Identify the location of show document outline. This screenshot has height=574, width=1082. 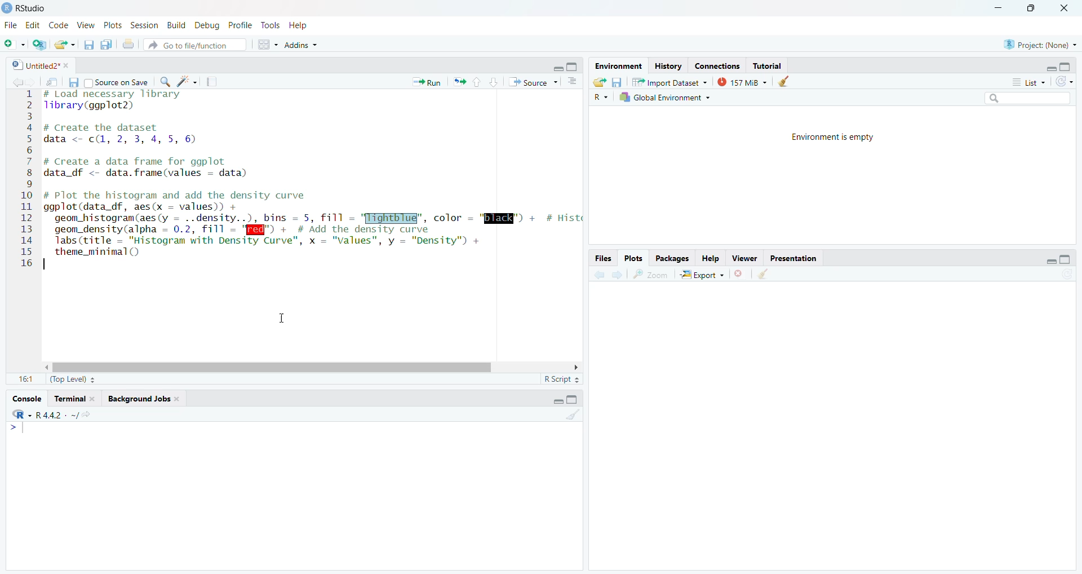
(573, 82).